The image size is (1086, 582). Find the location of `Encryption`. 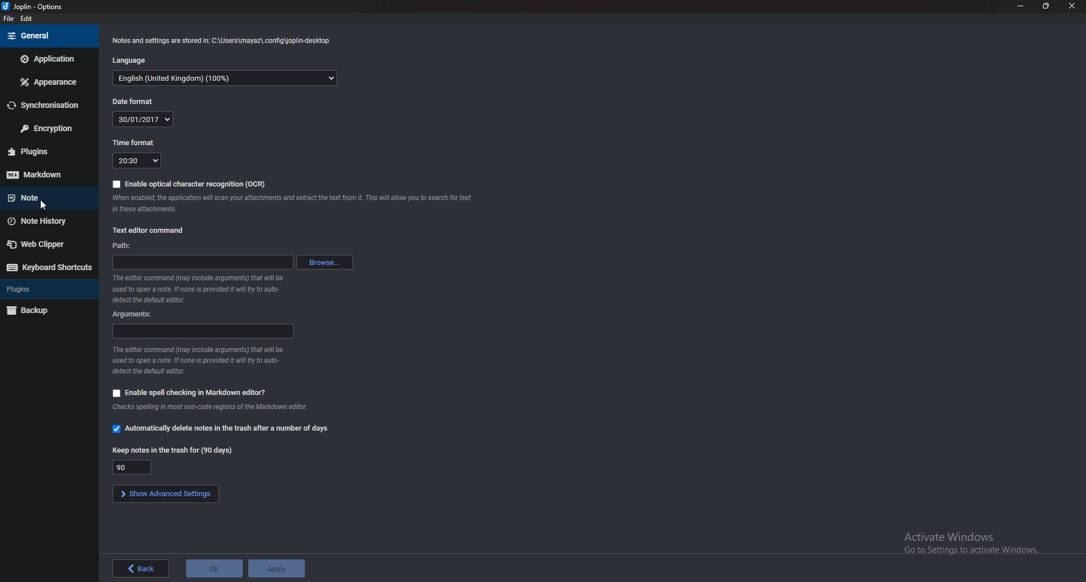

Encryption is located at coordinates (46, 128).